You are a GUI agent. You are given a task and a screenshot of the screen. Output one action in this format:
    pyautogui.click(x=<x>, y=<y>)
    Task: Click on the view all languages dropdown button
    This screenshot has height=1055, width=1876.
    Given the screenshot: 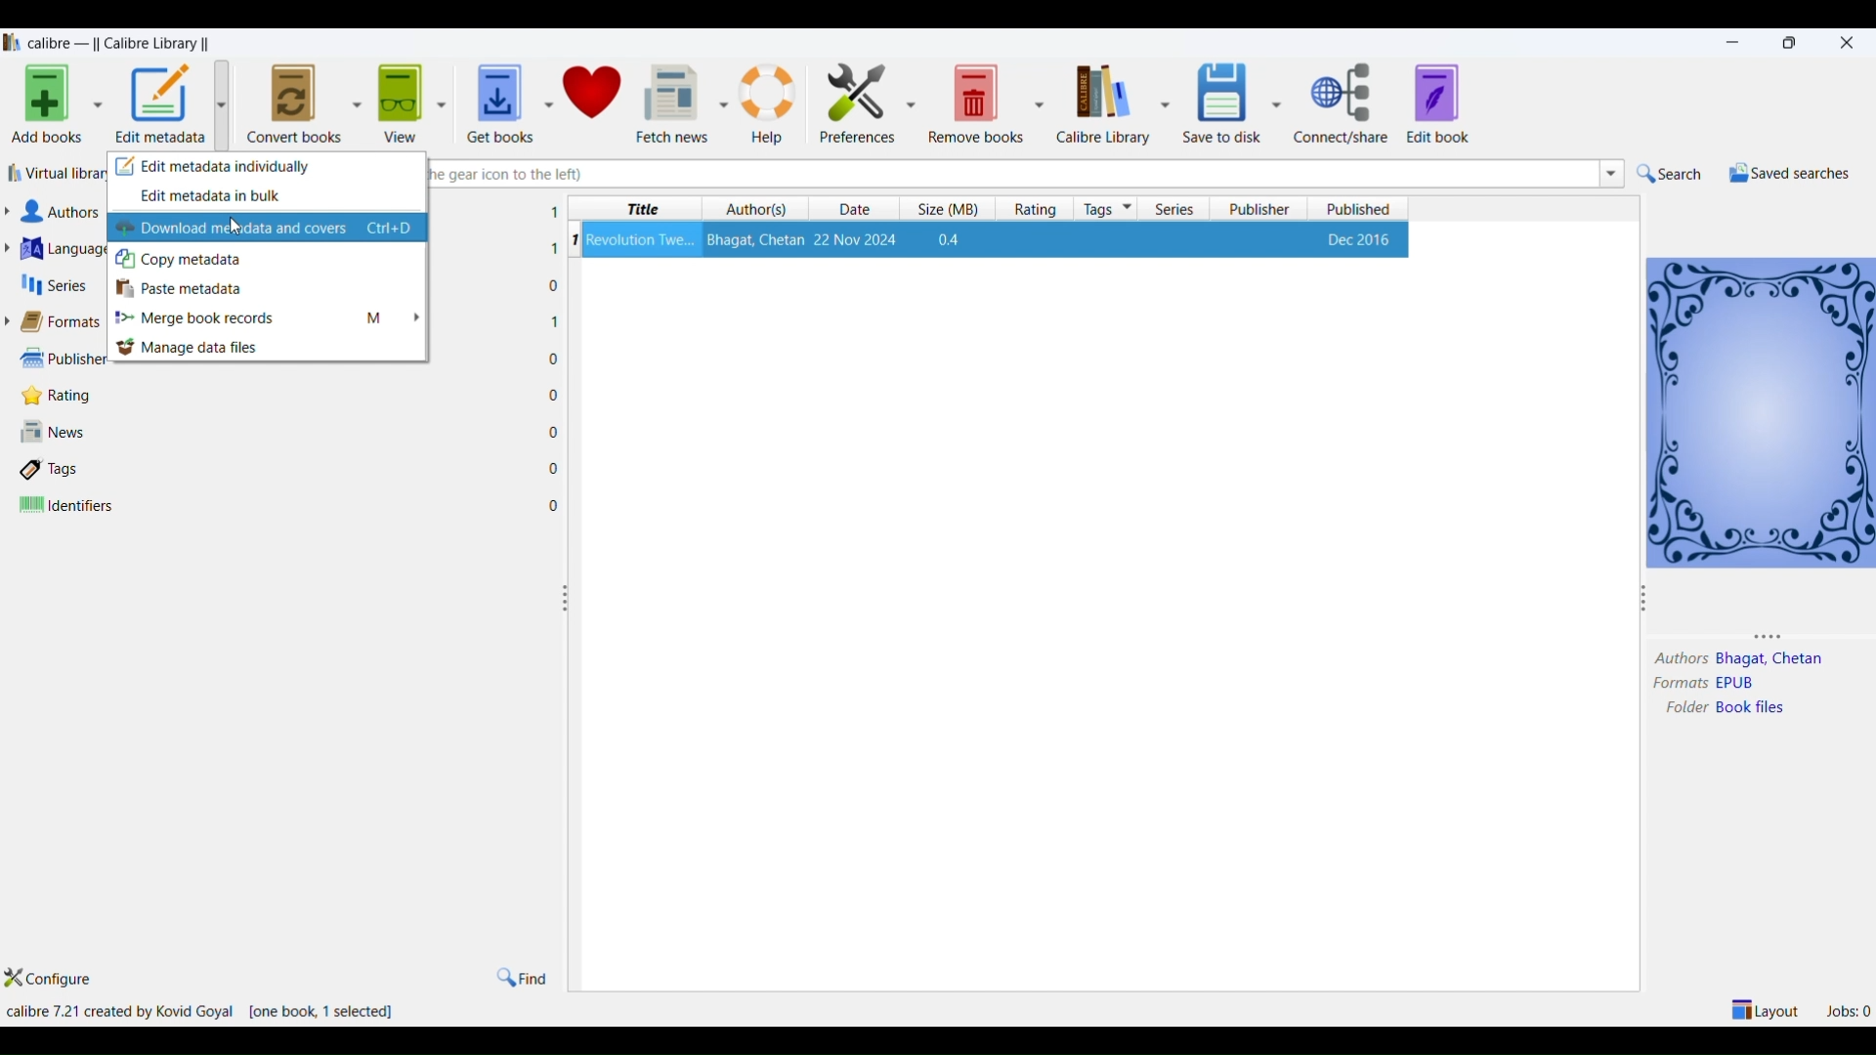 What is the action you would take?
    pyautogui.click(x=13, y=248)
    